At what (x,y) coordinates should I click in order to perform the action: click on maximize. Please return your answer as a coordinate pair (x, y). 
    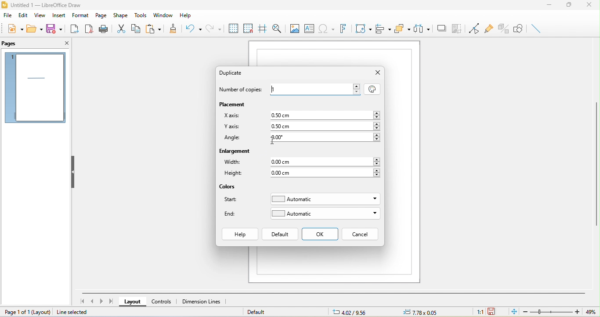
    Looking at the image, I should click on (570, 6).